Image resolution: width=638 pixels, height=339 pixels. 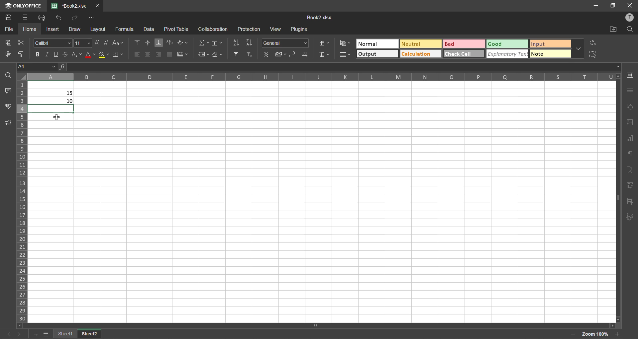 I want to click on minimize, so click(x=595, y=5).